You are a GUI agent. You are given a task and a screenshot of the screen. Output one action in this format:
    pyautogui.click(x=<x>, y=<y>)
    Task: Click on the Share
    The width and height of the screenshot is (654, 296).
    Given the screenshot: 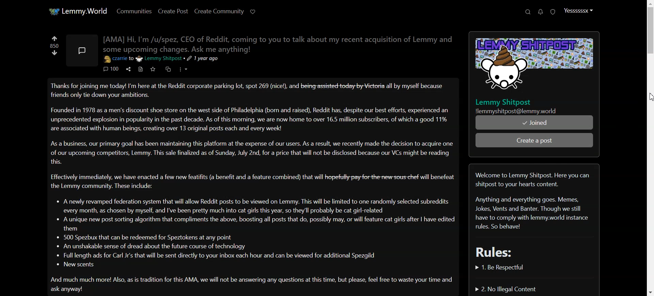 What is the action you would take?
    pyautogui.click(x=128, y=69)
    